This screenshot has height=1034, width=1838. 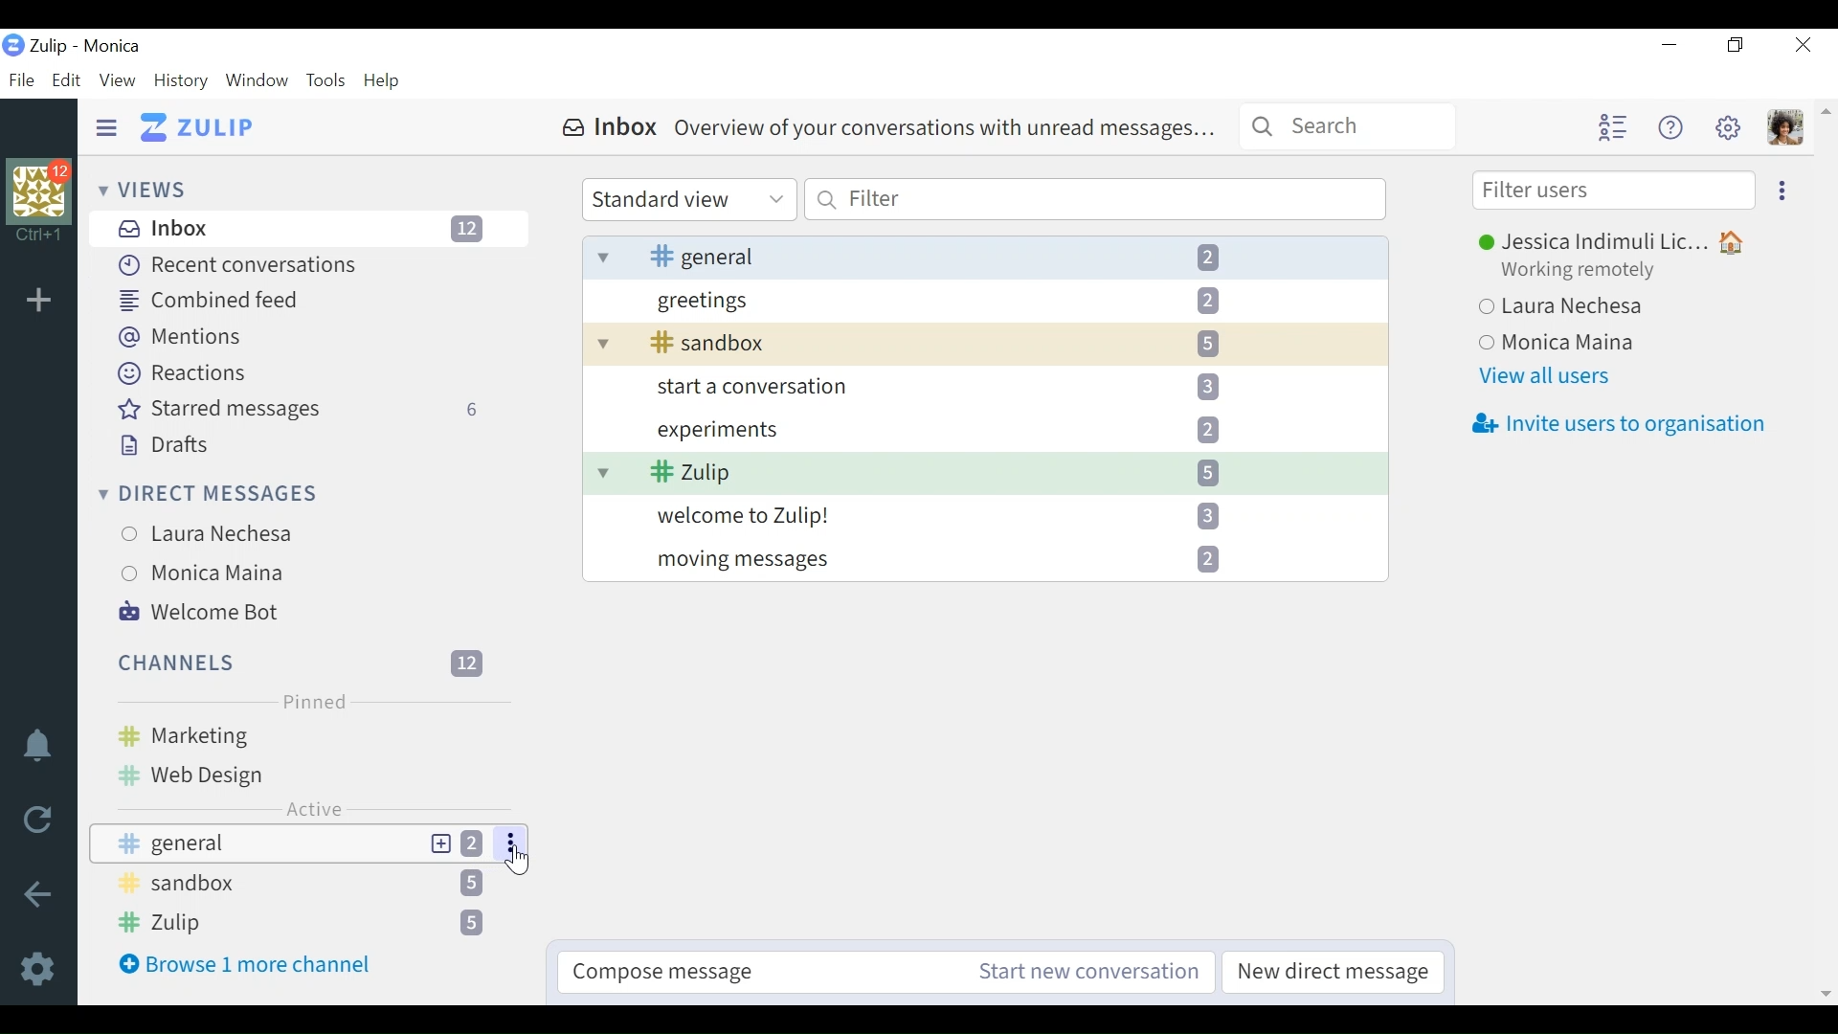 I want to click on Reload, so click(x=44, y=821).